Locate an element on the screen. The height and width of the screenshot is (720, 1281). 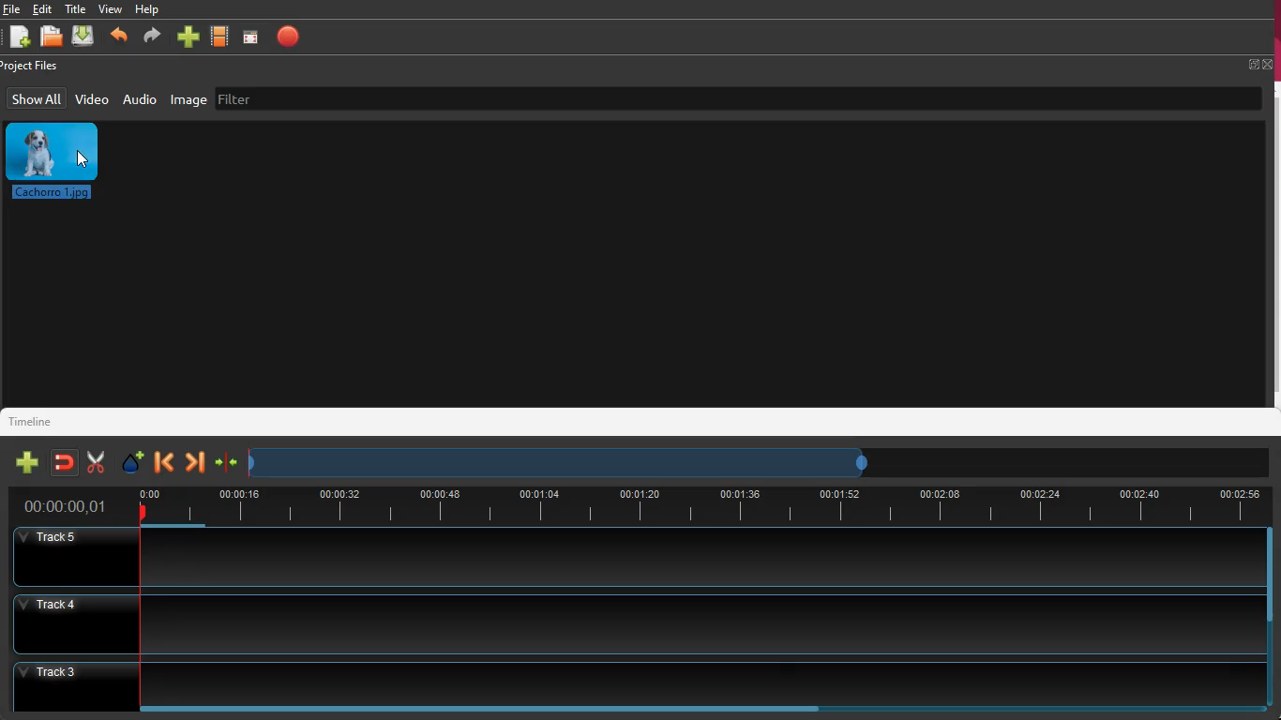
effect is located at coordinates (131, 461).